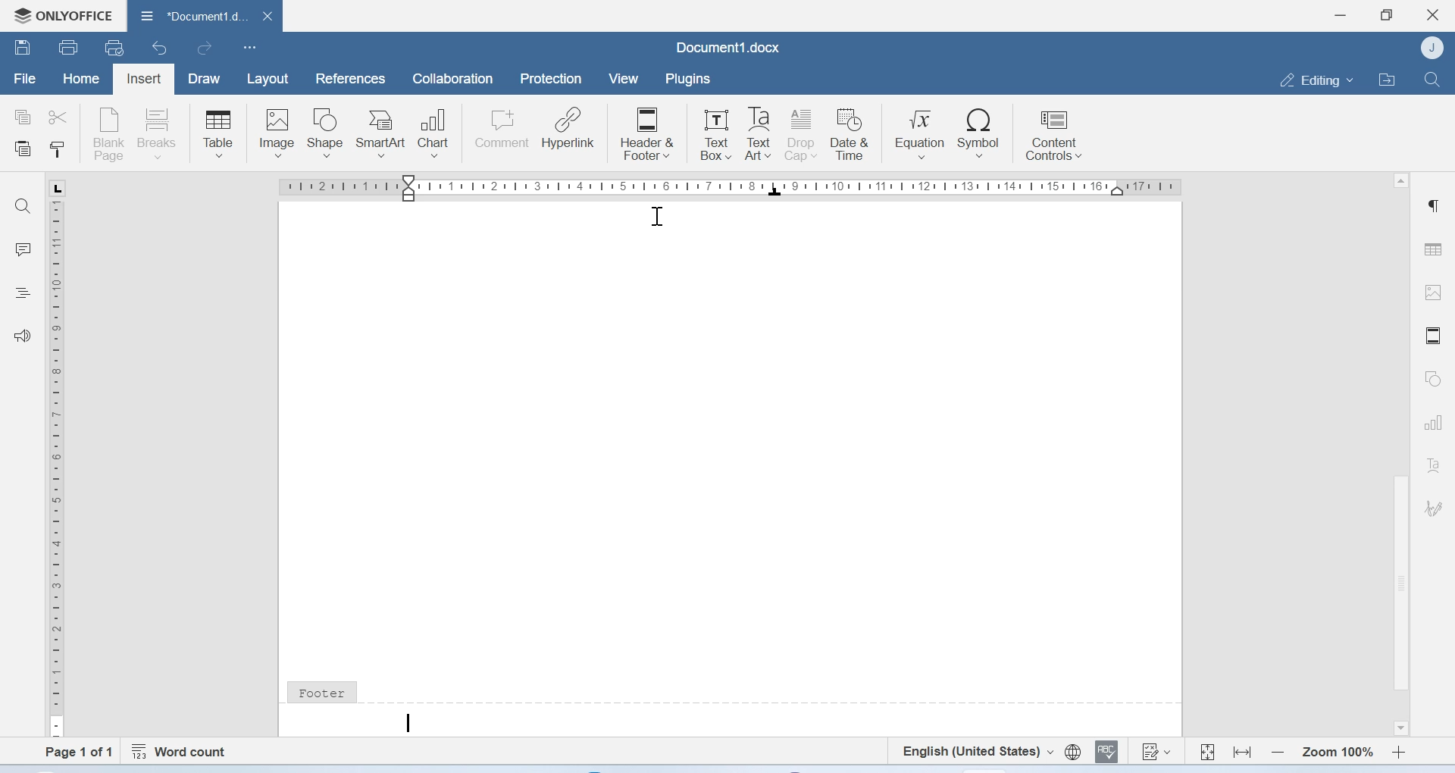  What do you see at coordinates (1432, 380) in the screenshot?
I see `Shapes` at bounding box center [1432, 380].